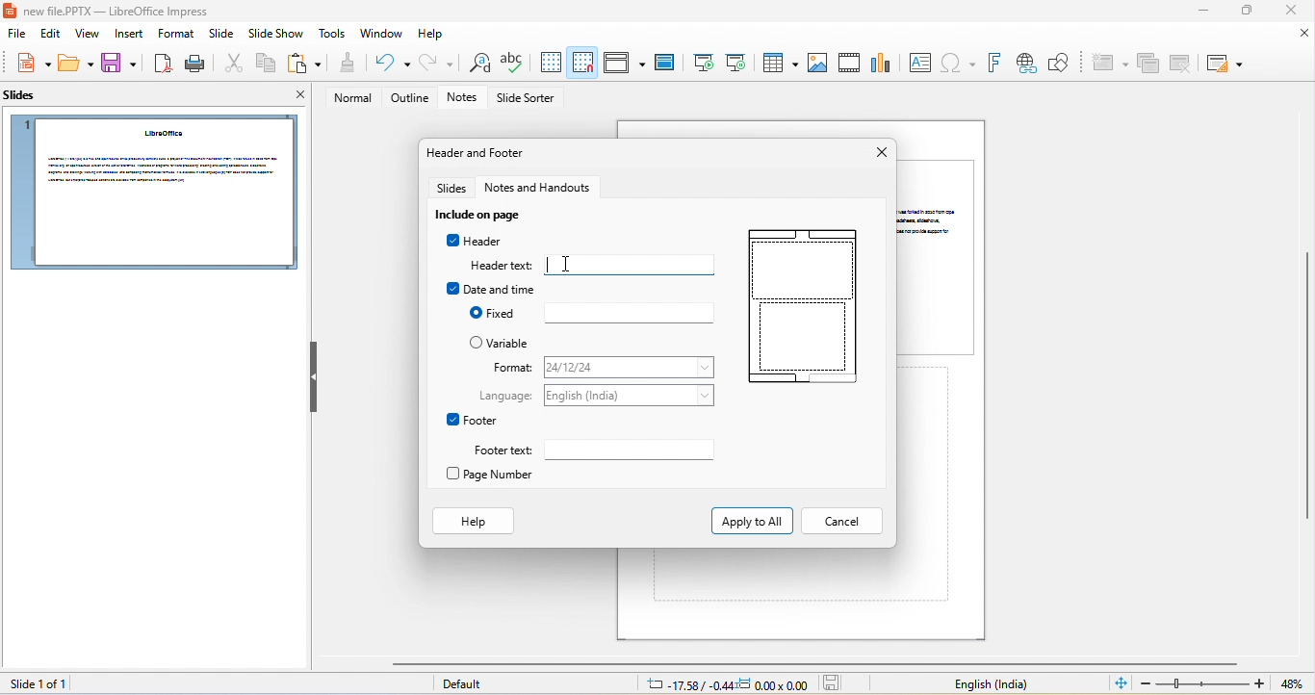  I want to click on header and footer in slide, so click(800, 310).